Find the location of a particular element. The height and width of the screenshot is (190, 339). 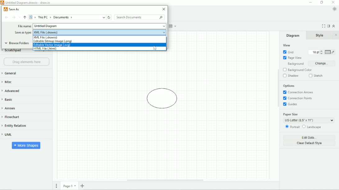

Entity Relation is located at coordinates (14, 126).